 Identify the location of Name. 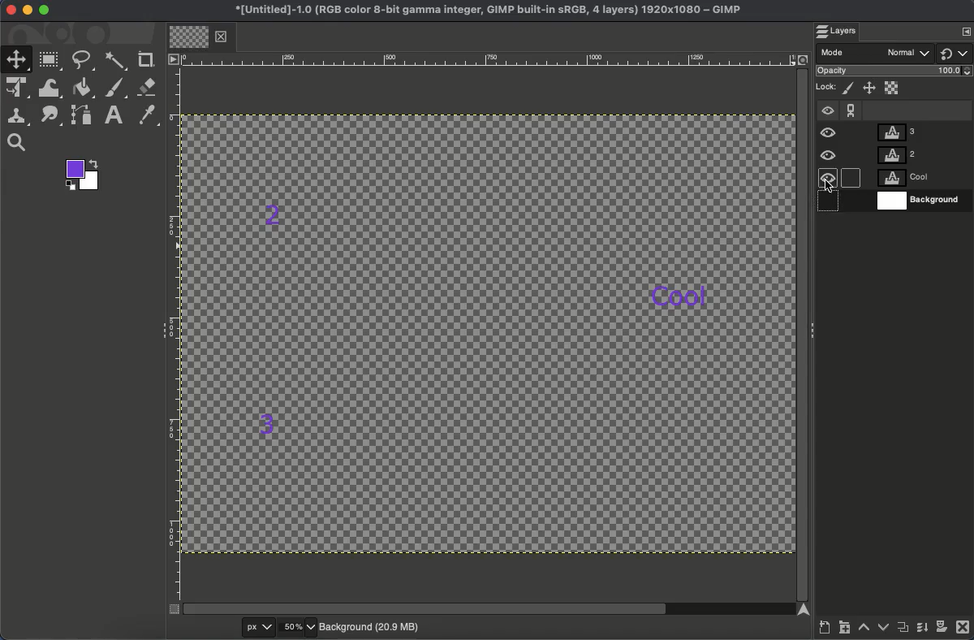
(485, 11).